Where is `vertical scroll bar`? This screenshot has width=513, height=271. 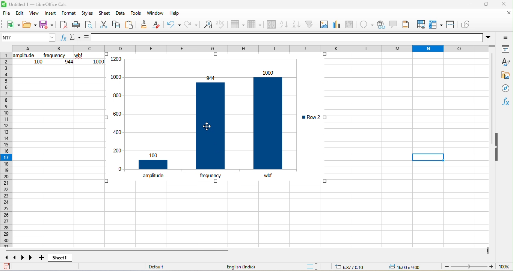
vertical scroll bar is located at coordinates (493, 93).